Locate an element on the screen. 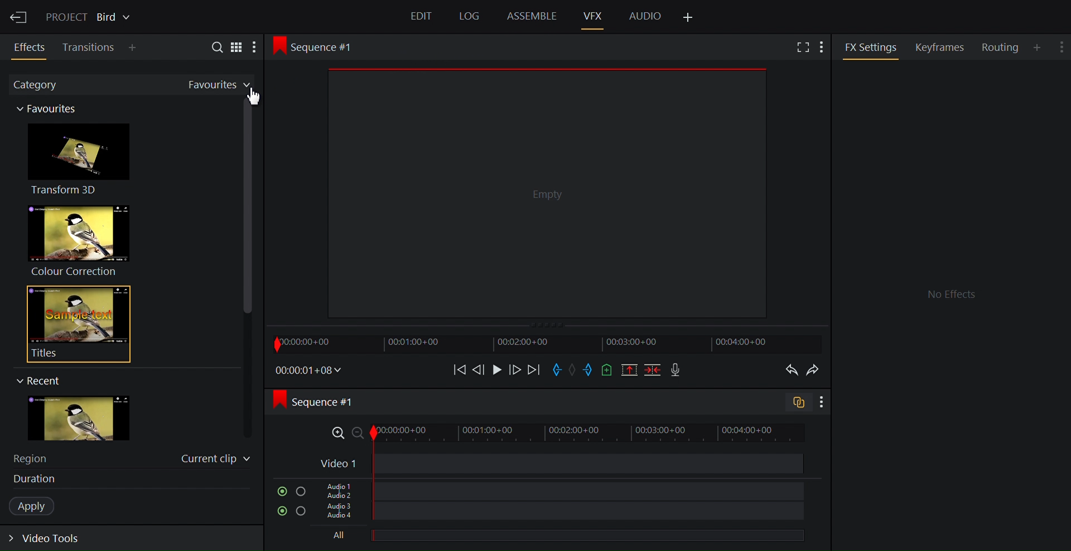 This screenshot has width=1071, height=551. Exit Current Project is located at coordinates (20, 16).